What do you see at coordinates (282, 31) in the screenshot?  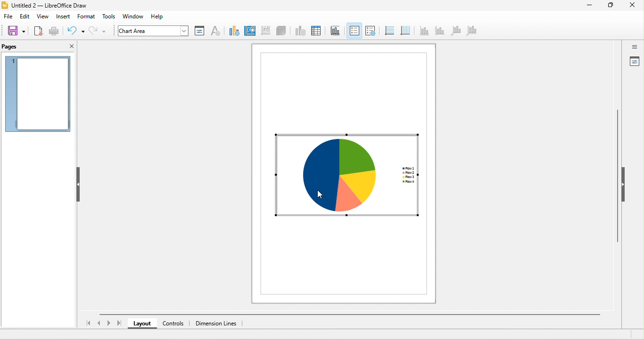 I see `3D view` at bounding box center [282, 31].